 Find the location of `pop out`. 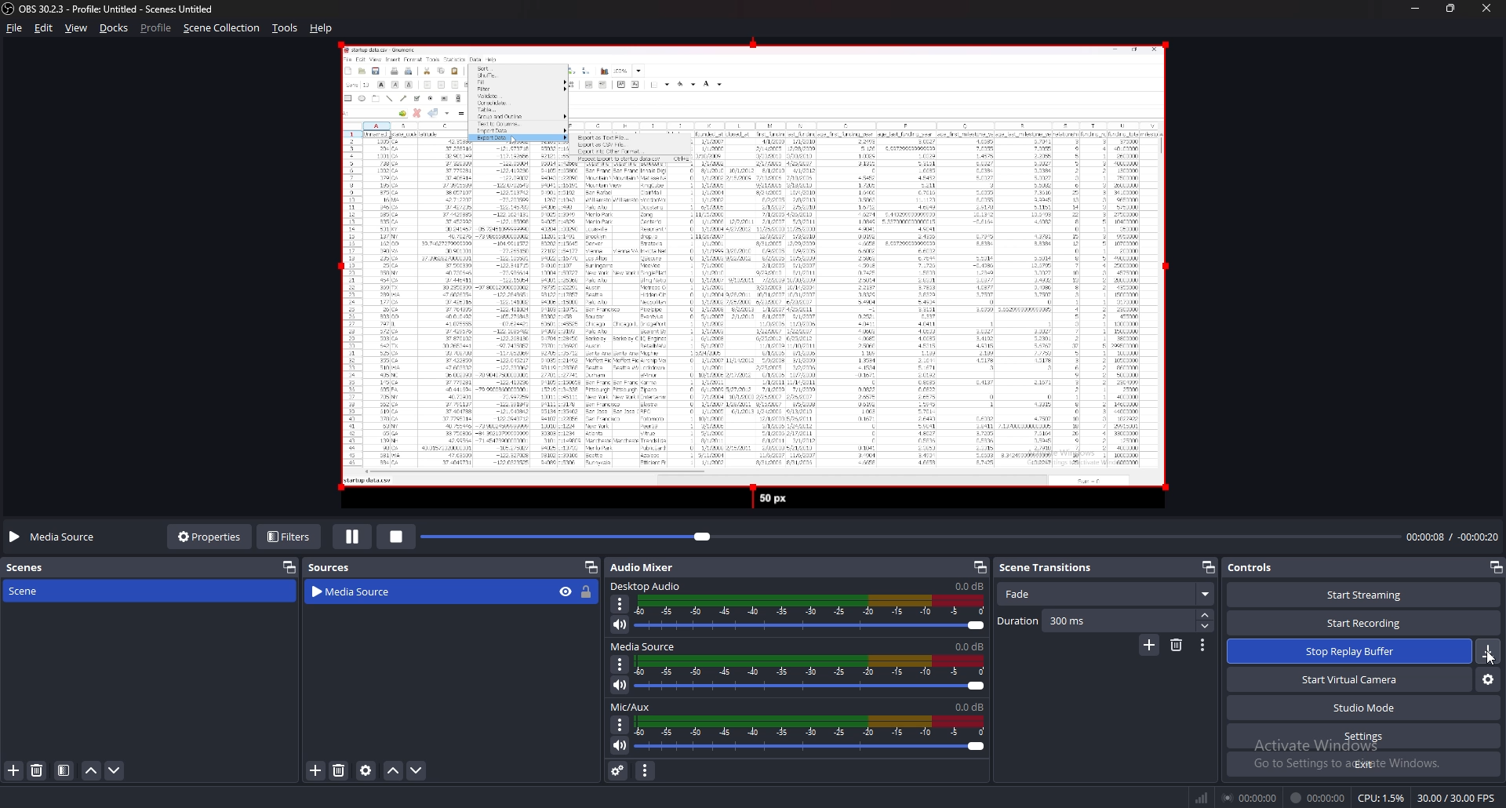

pop out is located at coordinates (1495, 567).